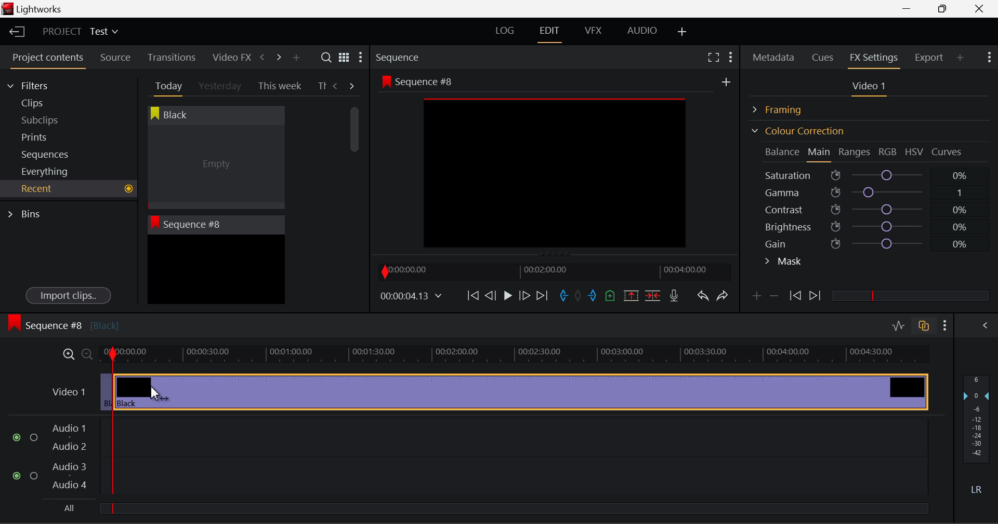 This screenshot has width=998, height=524. I want to click on Subclips, so click(50, 120).